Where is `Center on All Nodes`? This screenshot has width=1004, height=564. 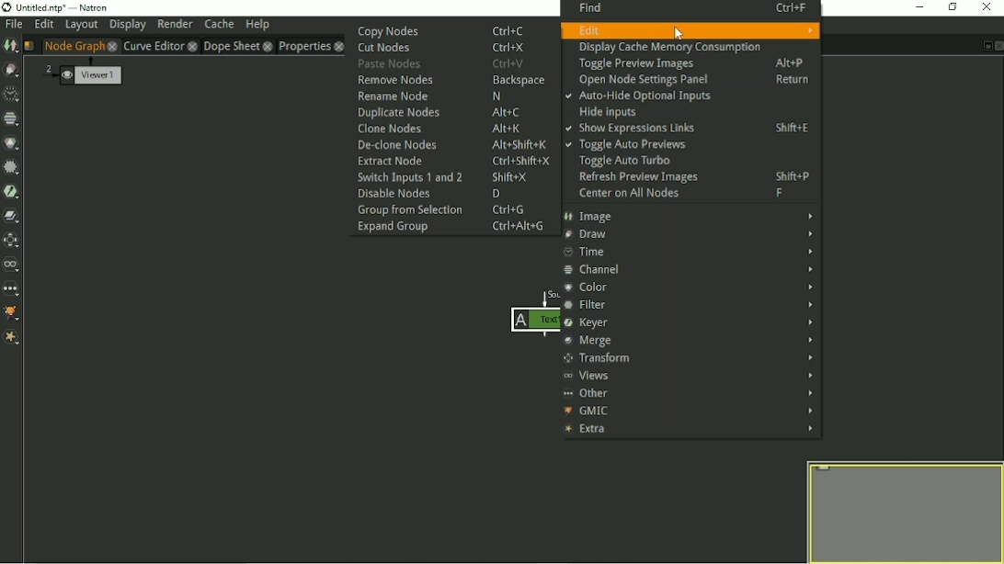
Center on All Nodes is located at coordinates (681, 194).